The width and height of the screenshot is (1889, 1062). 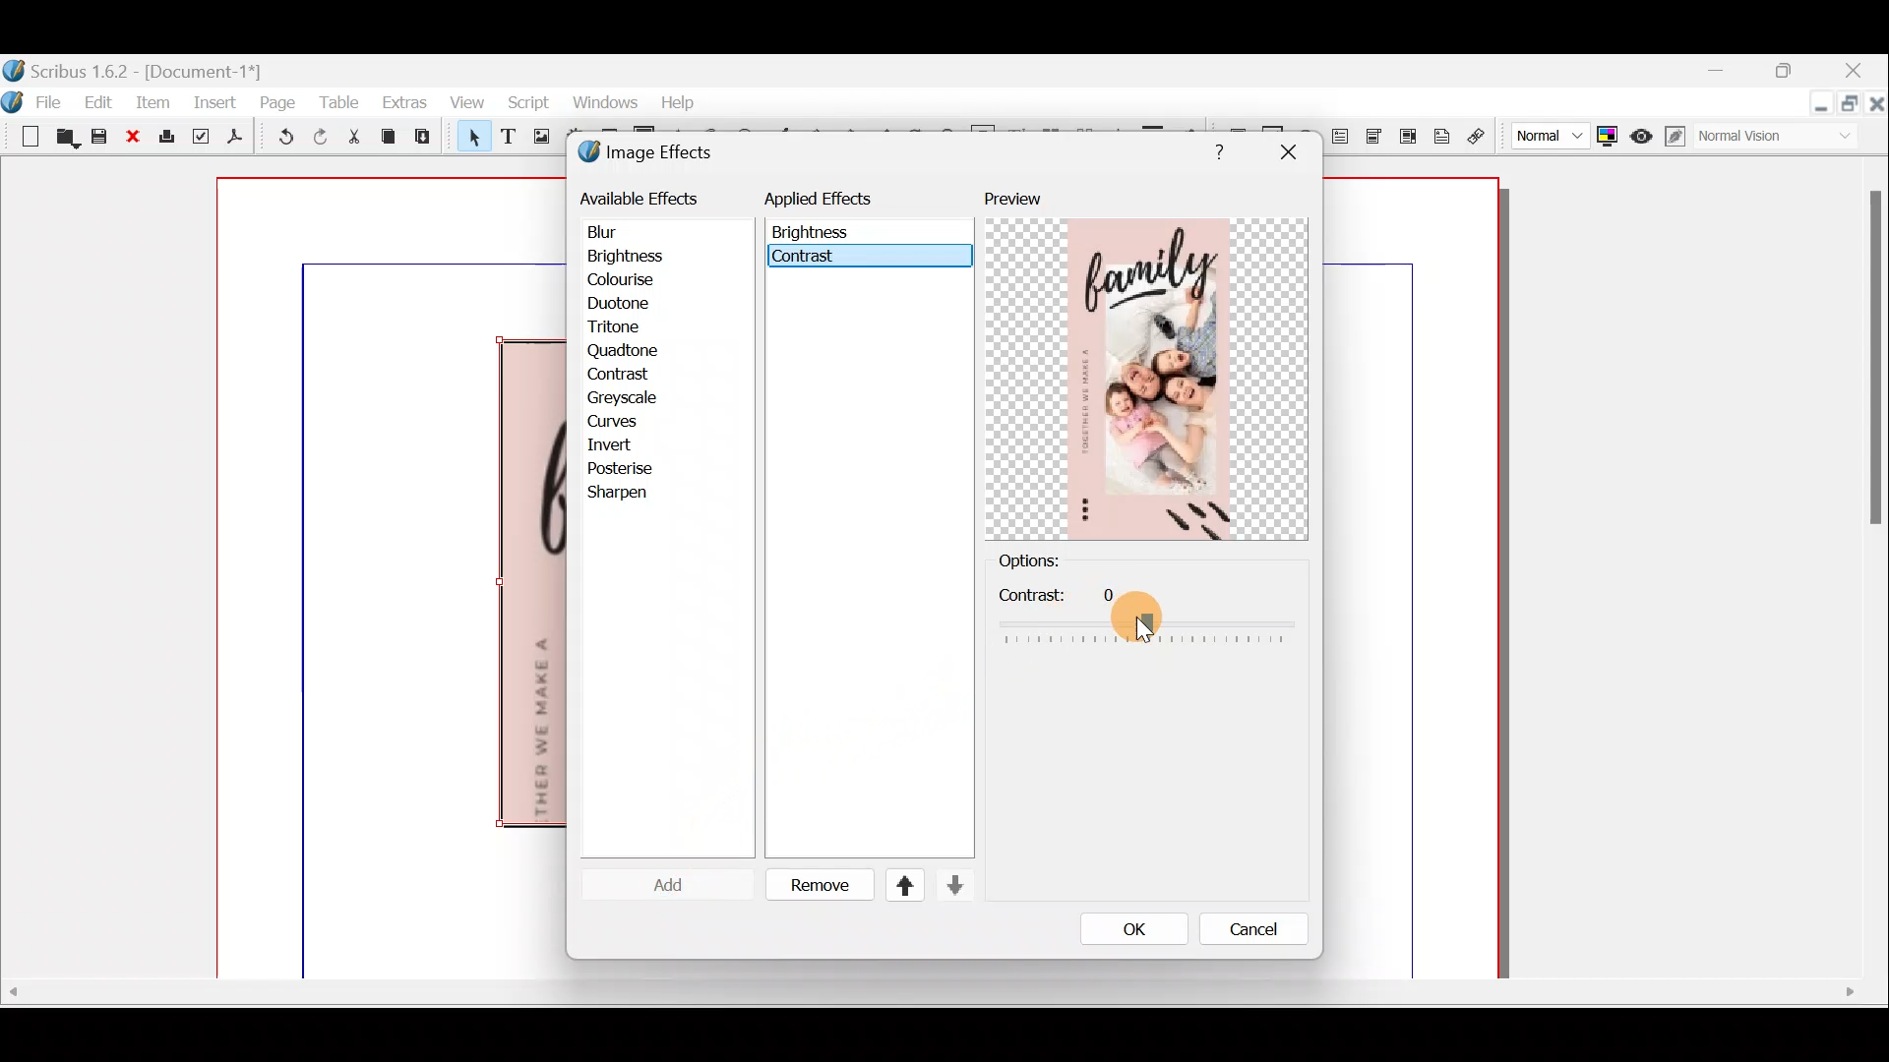 I want to click on Item, so click(x=153, y=101).